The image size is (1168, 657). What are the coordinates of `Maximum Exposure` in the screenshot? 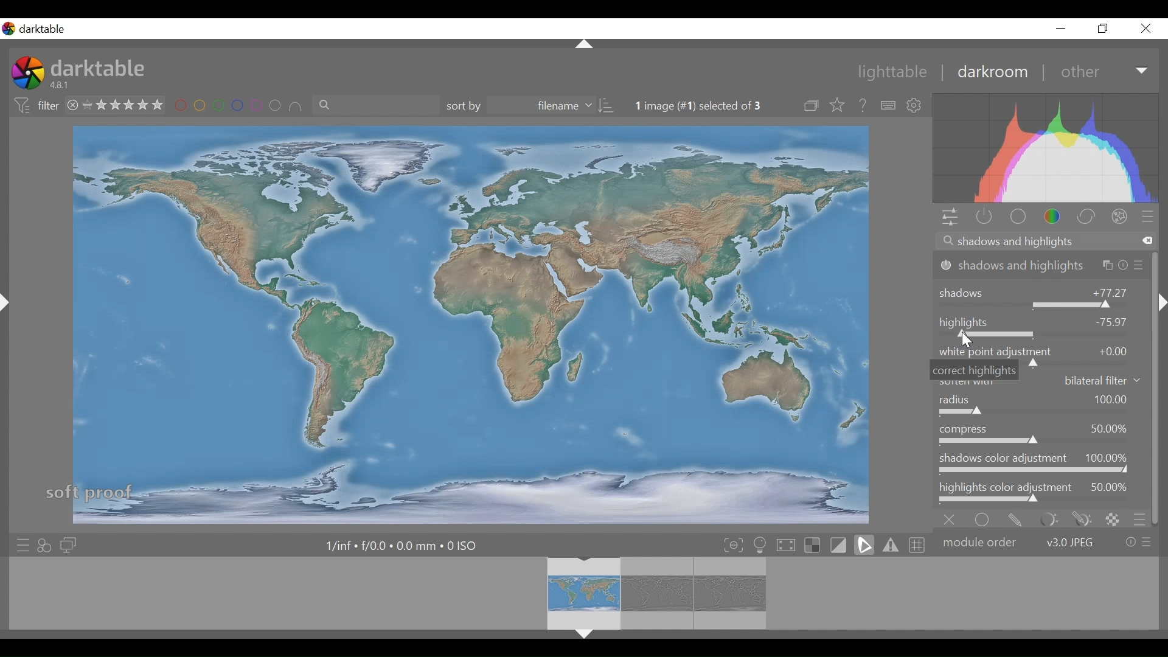 It's located at (403, 545).